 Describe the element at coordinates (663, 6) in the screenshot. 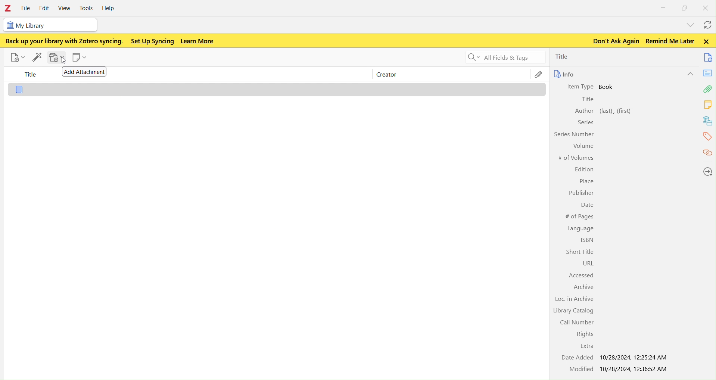

I see `minimize` at that location.